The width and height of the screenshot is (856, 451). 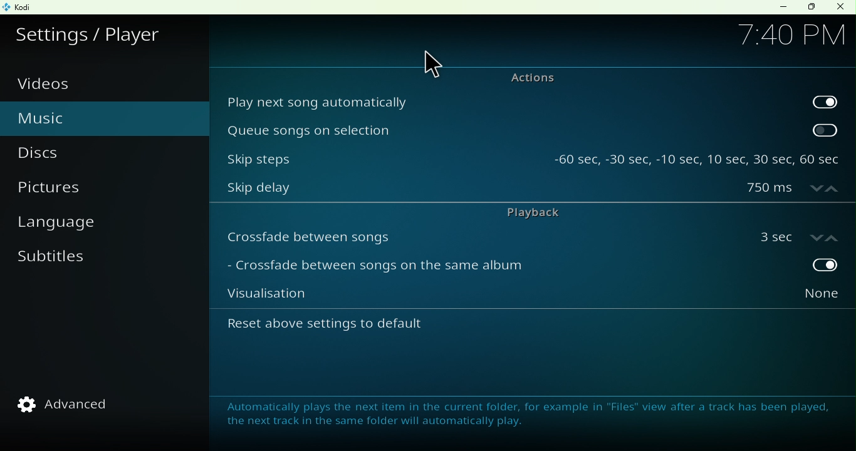 What do you see at coordinates (791, 33) in the screenshot?
I see `Time` at bounding box center [791, 33].